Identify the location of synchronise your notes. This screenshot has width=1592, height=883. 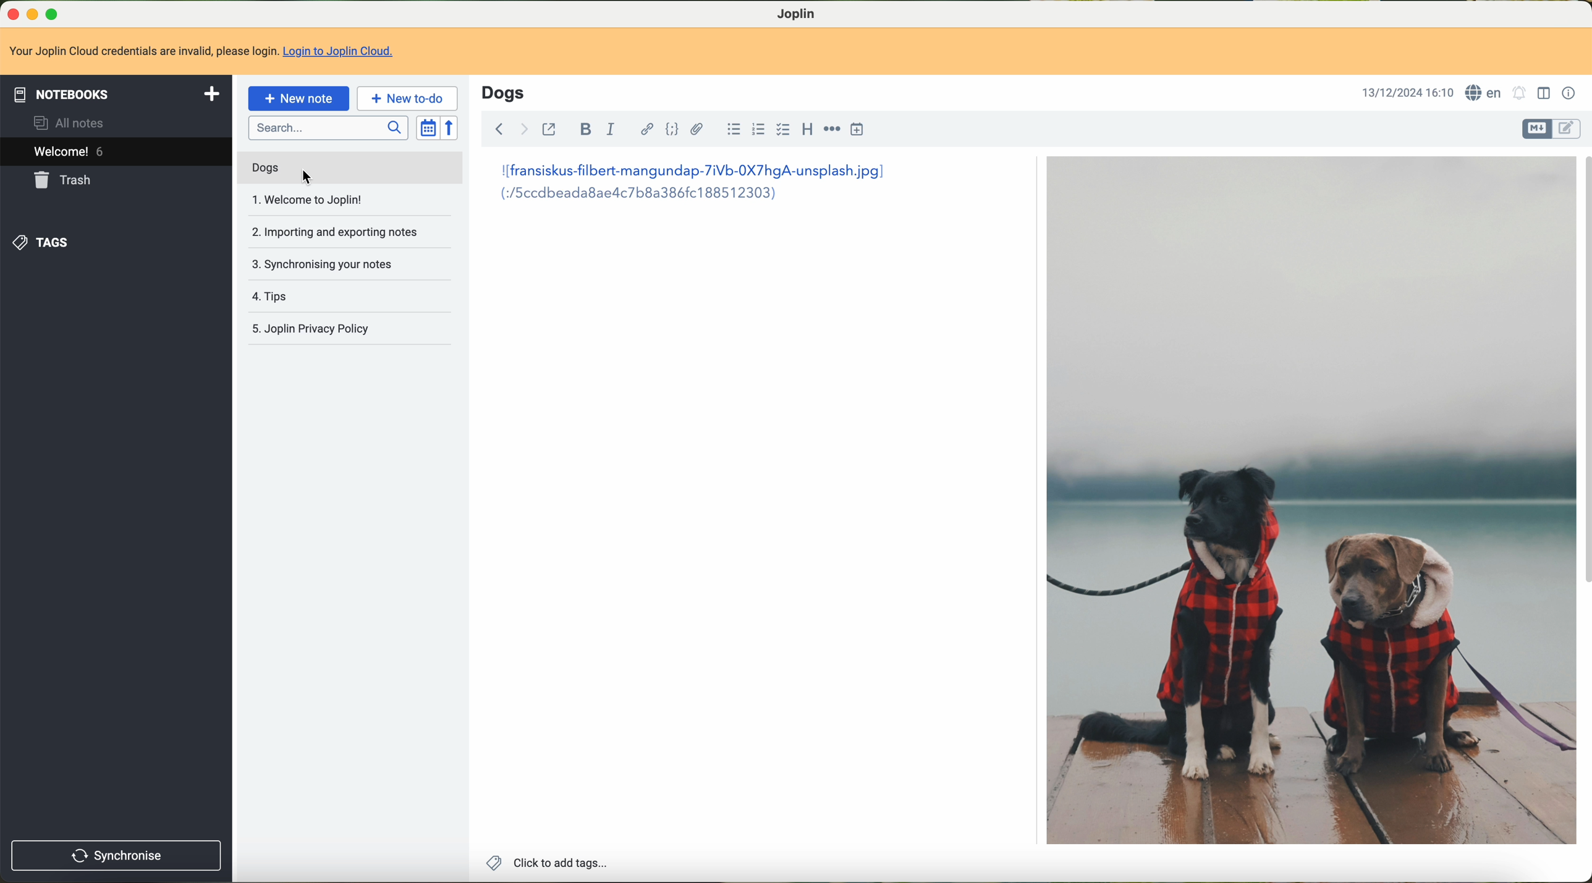
(323, 261).